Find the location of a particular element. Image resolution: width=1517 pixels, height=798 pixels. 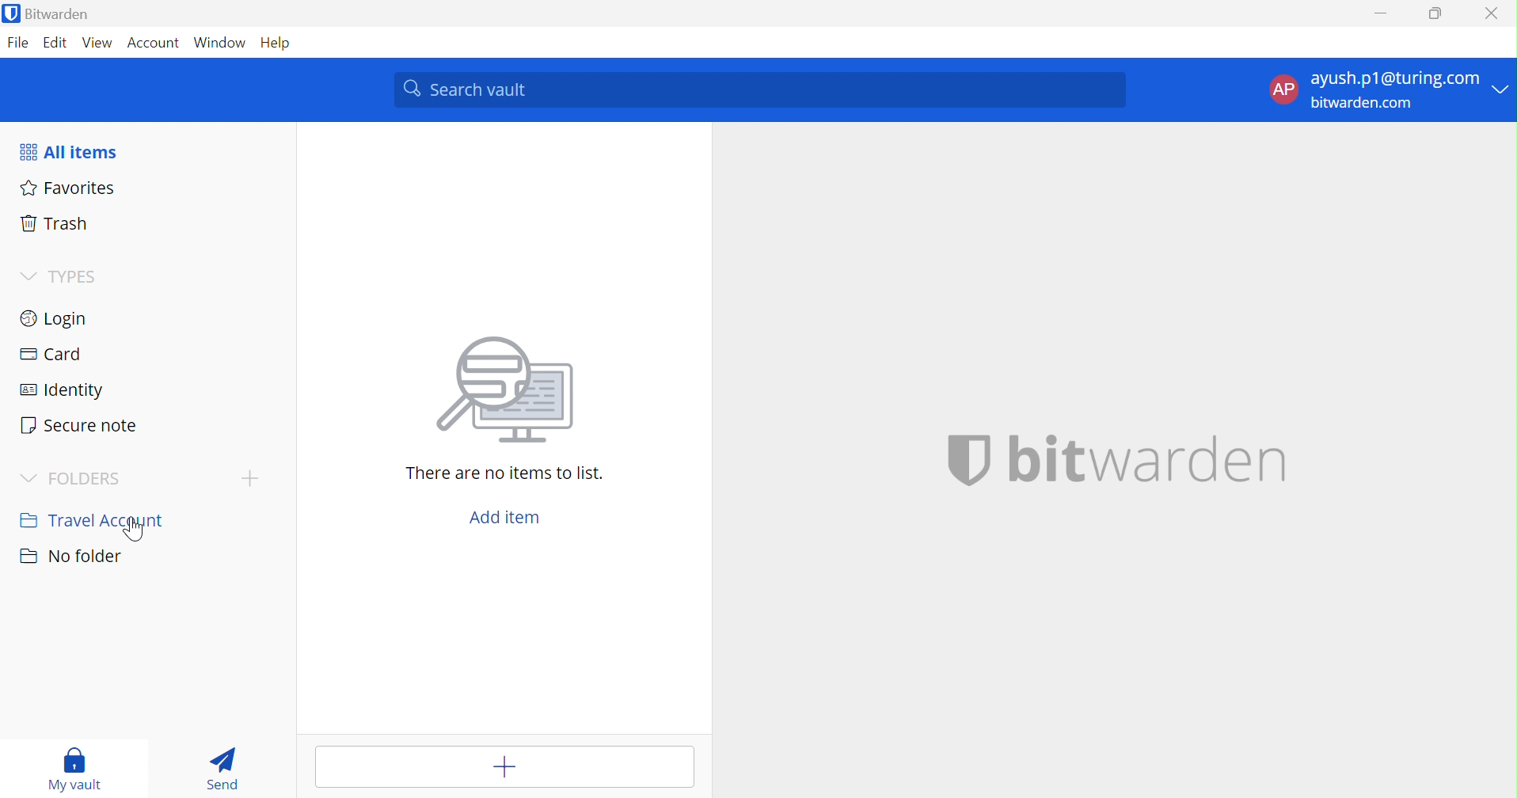

There are no items to list is located at coordinates (506, 473).